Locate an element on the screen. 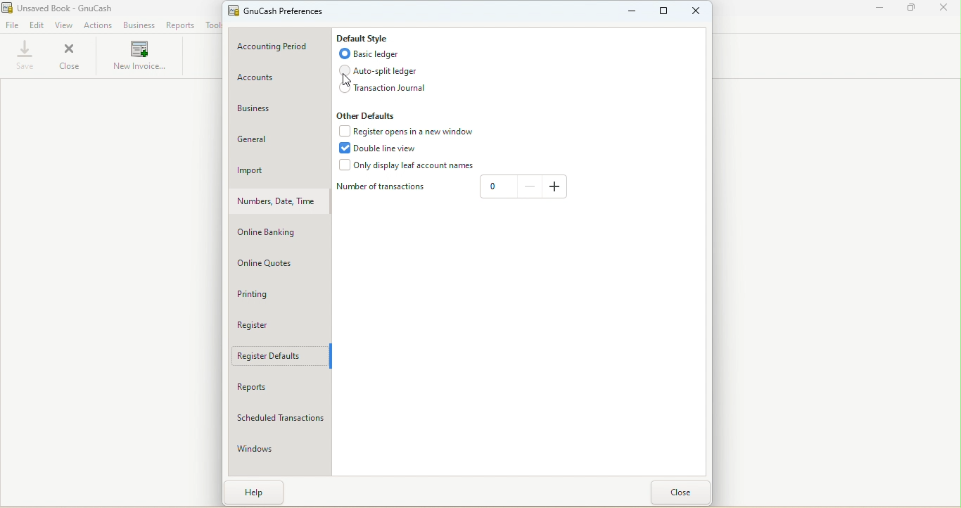 The height and width of the screenshot is (508, 961). Accounts is located at coordinates (284, 77).